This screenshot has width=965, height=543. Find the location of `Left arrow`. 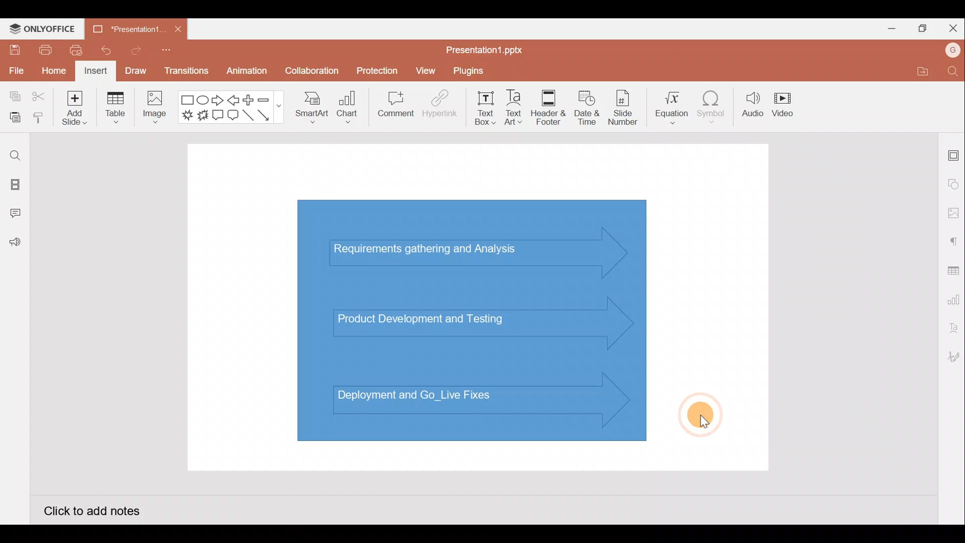

Left arrow is located at coordinates (234, 100).